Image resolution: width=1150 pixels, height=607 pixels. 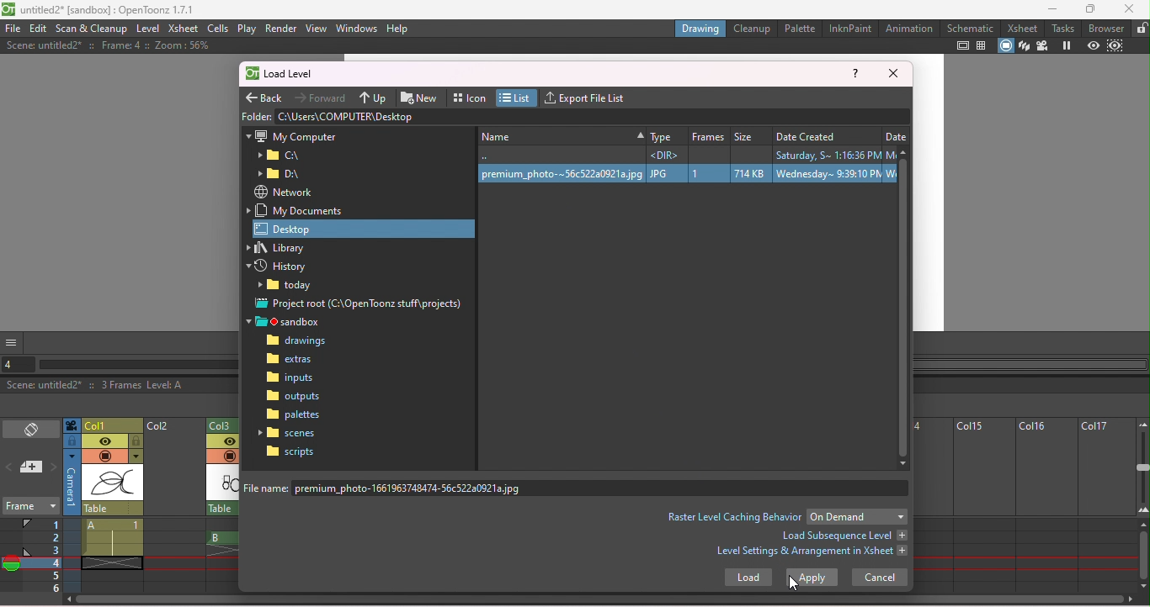 I want to click on file, so click(x=13, y=29).